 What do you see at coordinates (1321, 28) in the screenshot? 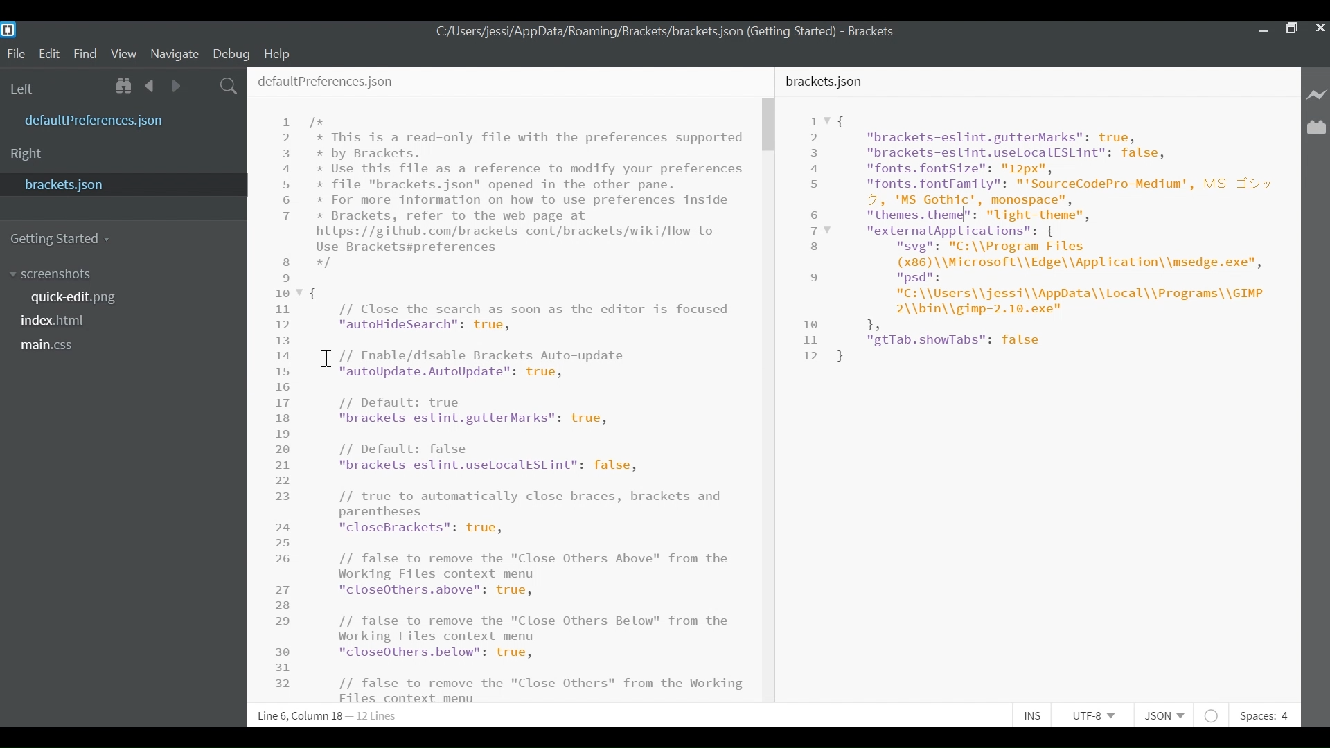
I see `Close` at bounding box center [1321, 28].